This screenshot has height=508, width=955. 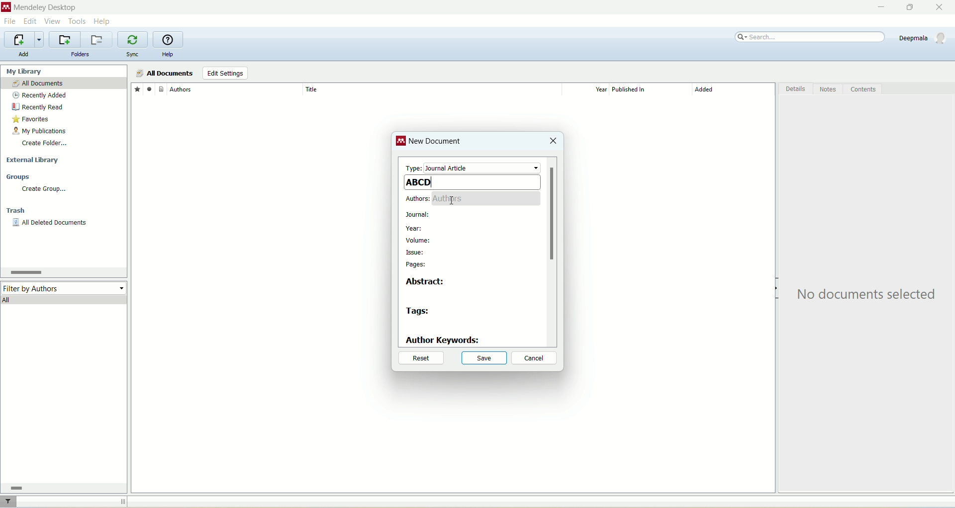 What do you see at coordinates (29, 21) in the screenshot?
I see `edit` at bounding box center [29, 21].